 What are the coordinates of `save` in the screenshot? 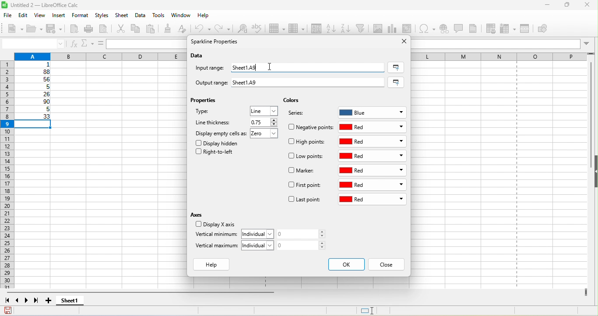 It's located at (56, 30).